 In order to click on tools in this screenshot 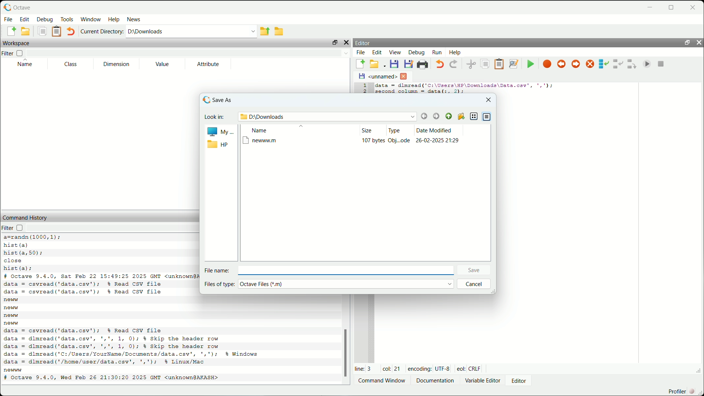, I will do `click(67, 19)`.